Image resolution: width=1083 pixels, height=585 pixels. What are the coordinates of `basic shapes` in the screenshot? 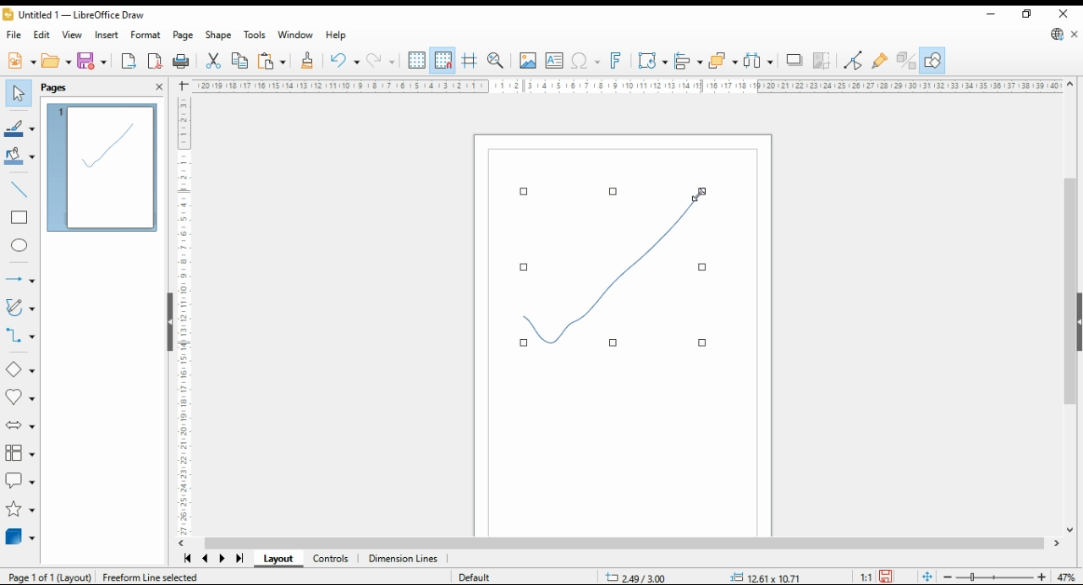 It's located at (19, 368).